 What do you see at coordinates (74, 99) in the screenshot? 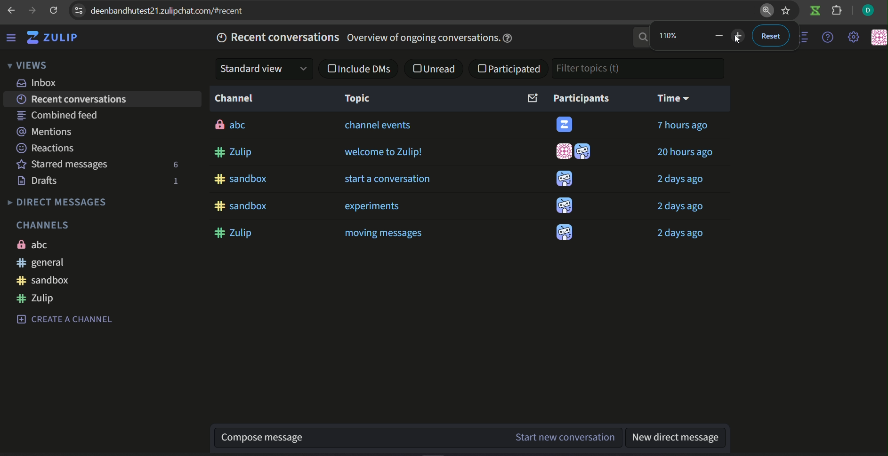
I see `recent conversations` at bounding box center [74, 99].